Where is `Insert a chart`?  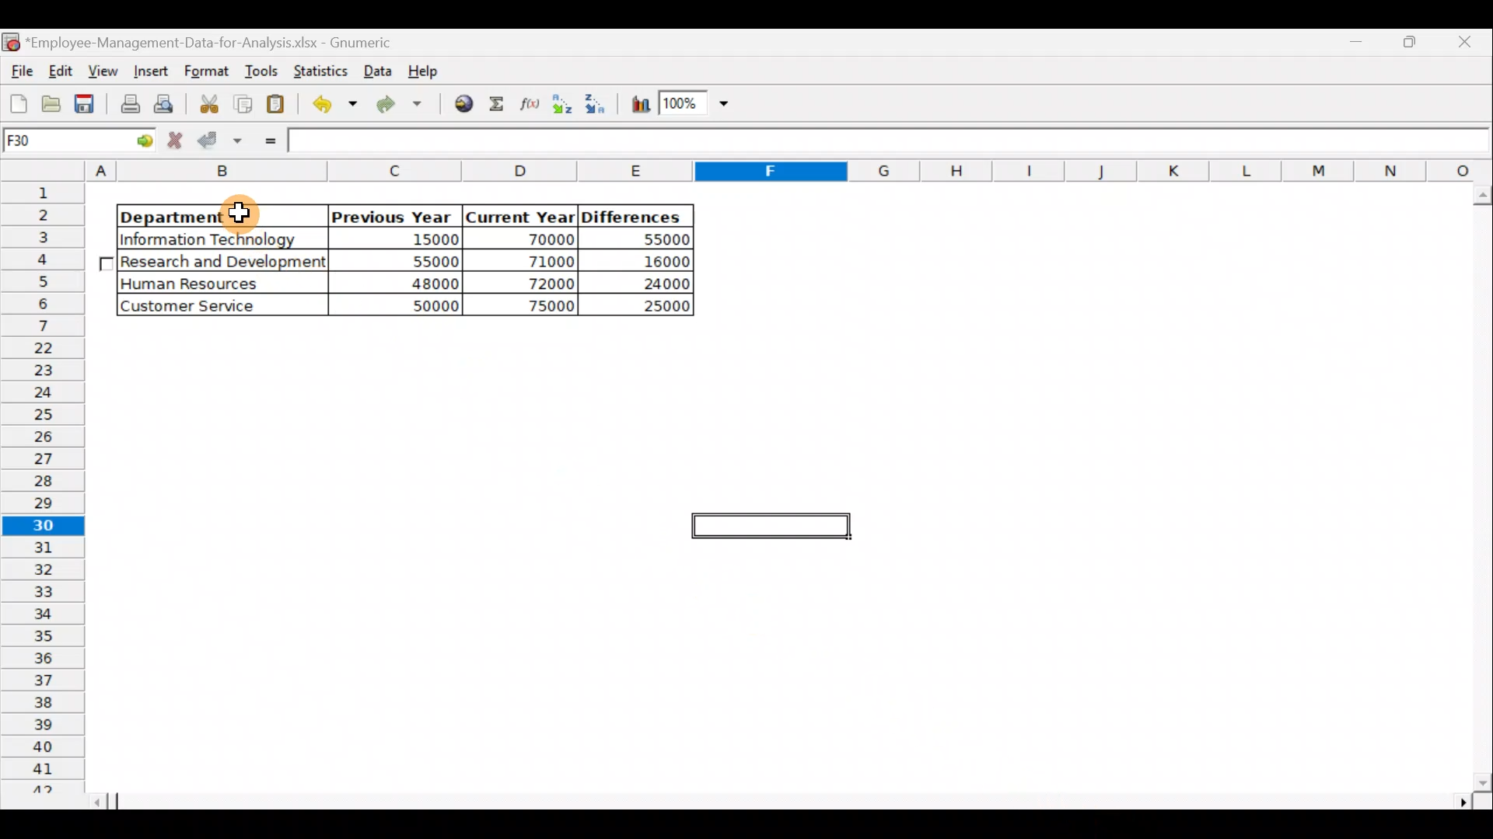
Insert a chart is located at coordinates (638, 105).